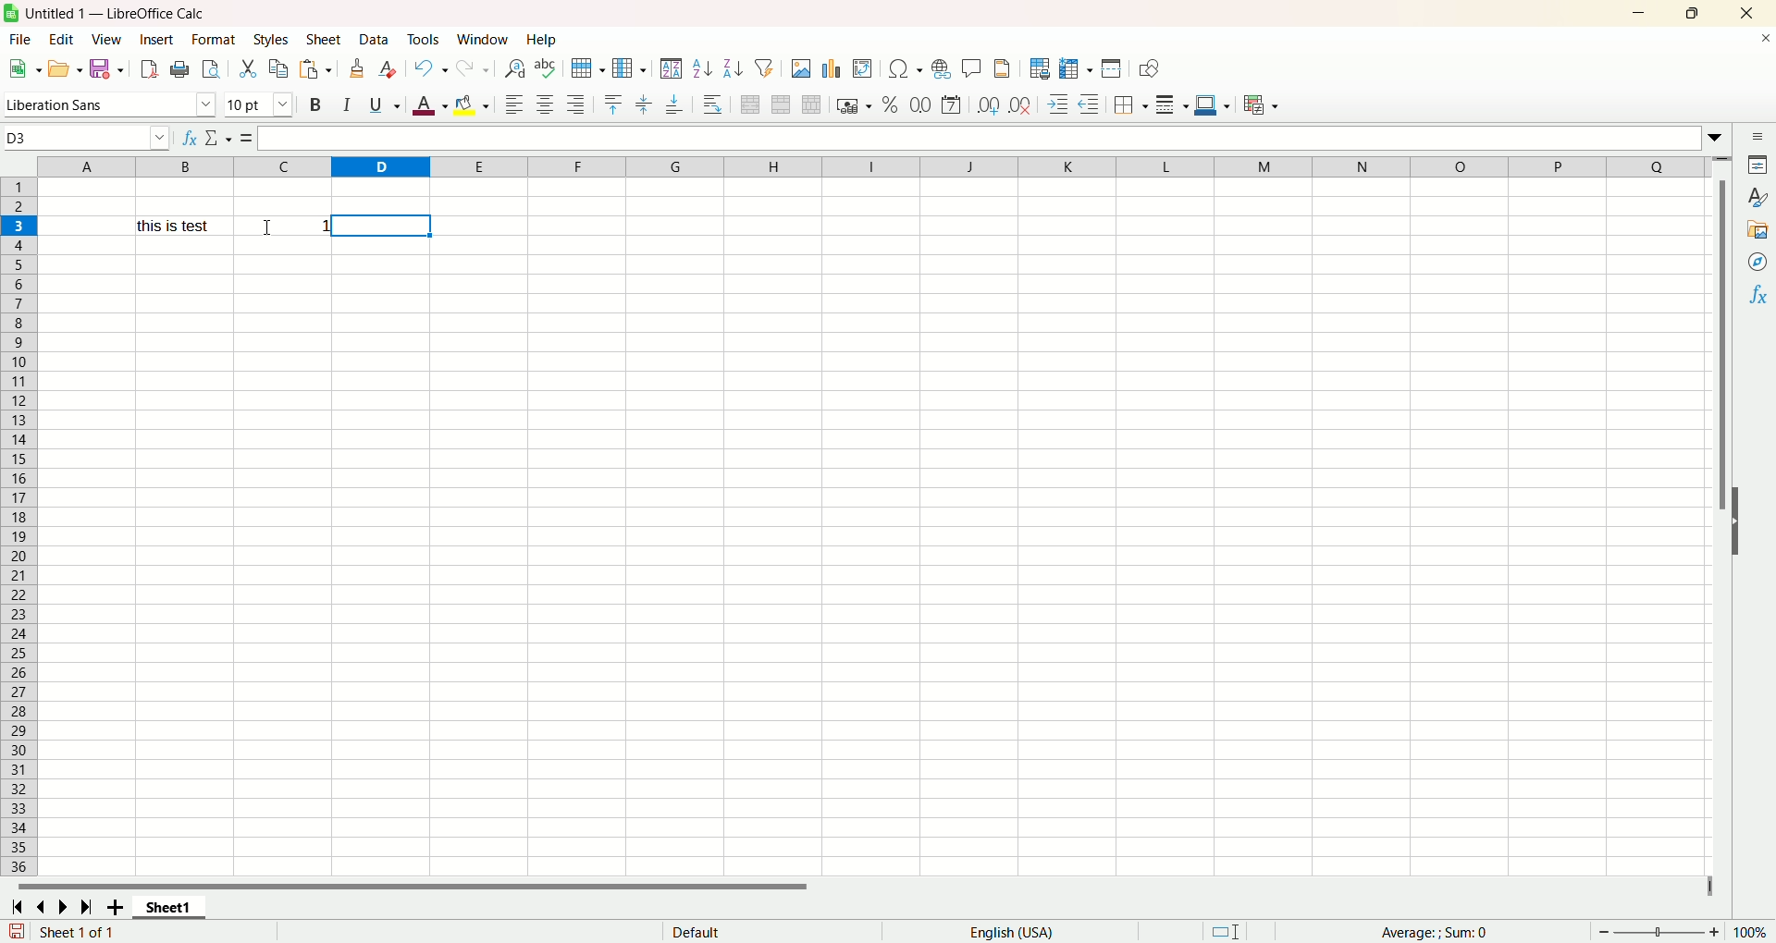  Describe the element at coordinates (1738, 520) in the screenshot. I see `show` at that location.